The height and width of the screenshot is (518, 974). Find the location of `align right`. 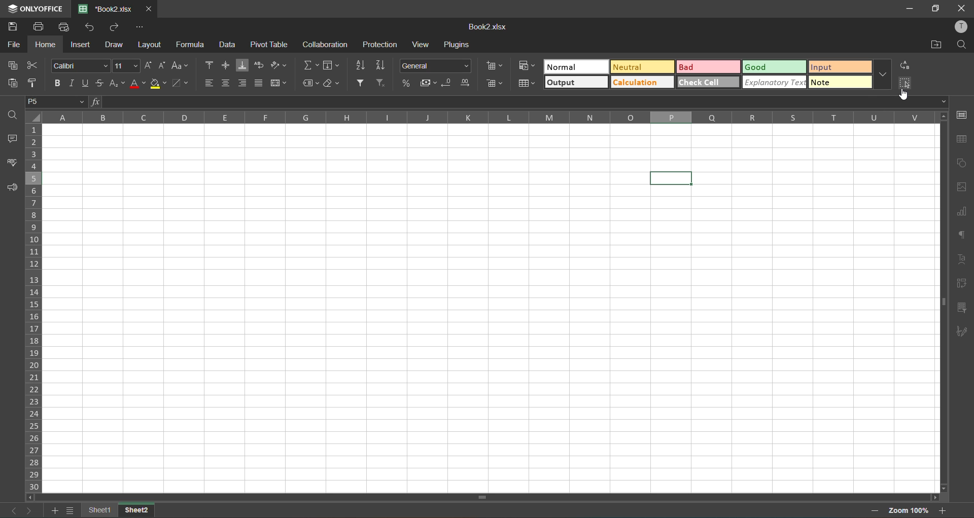

align right is located at coordinates (243, 84).